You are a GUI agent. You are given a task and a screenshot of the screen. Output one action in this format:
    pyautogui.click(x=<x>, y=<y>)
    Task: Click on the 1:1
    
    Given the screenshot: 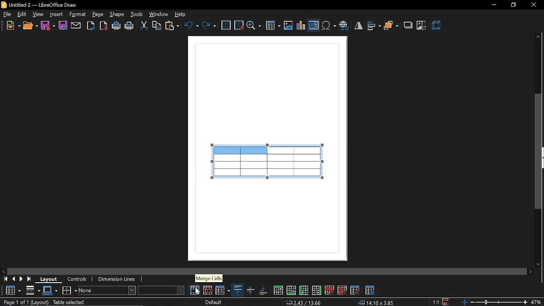 What is the action you would take?
    pyautogui.click(x=435, y=302)
    